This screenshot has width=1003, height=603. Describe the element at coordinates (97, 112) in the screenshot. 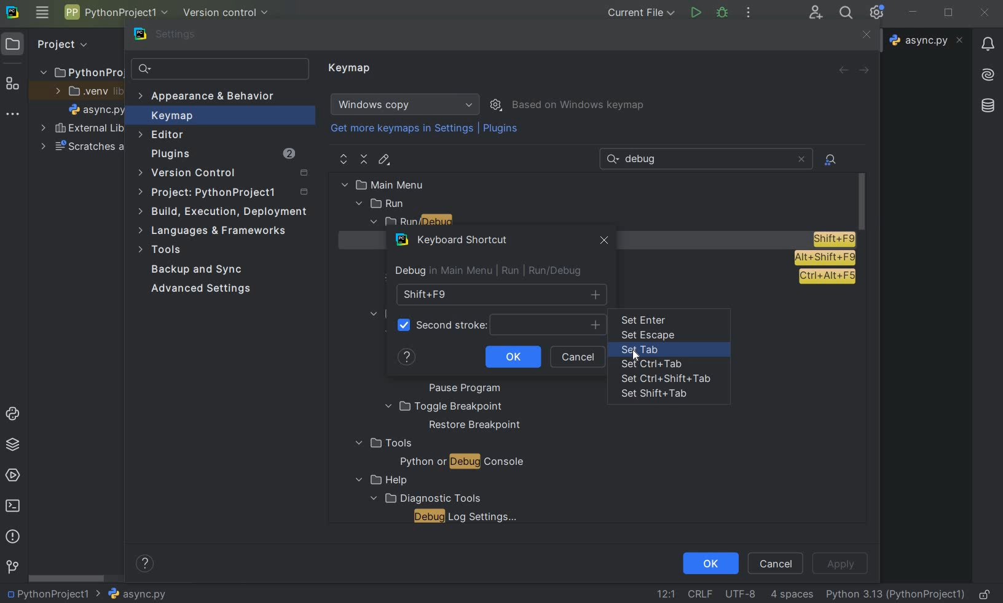

I see `file name` at that location.